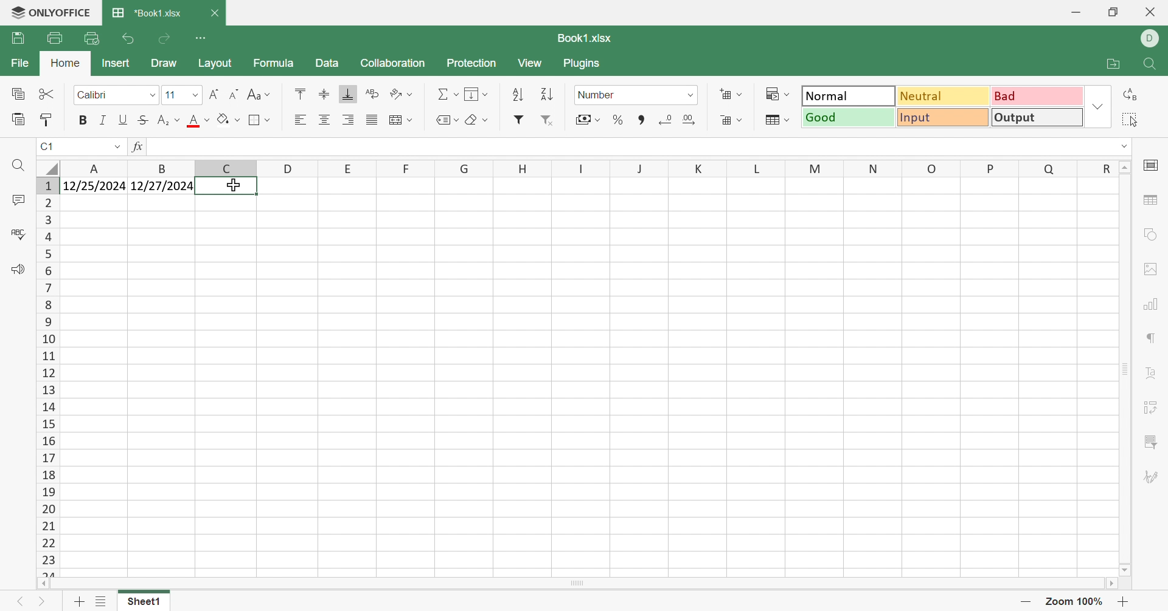  What do you see at coordinates (301, 120) in the screenshot?
I see `Align Left` at bounding box center [301, 120].